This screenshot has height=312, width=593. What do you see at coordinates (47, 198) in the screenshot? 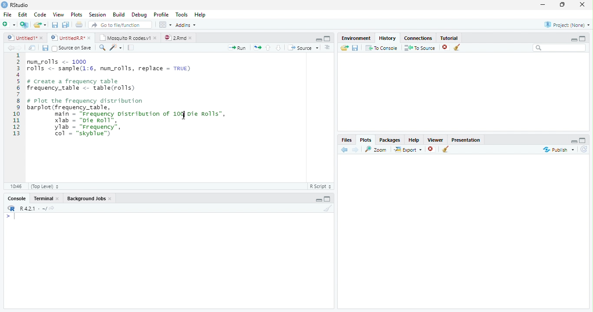
I see `Terminal` at bounding box center [47, 198].